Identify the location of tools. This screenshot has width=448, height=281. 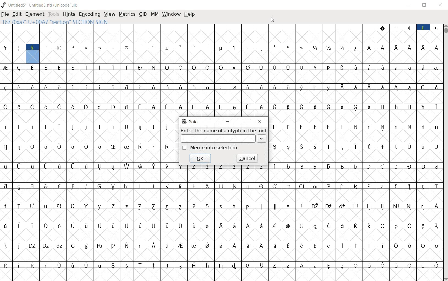
(53, 14).